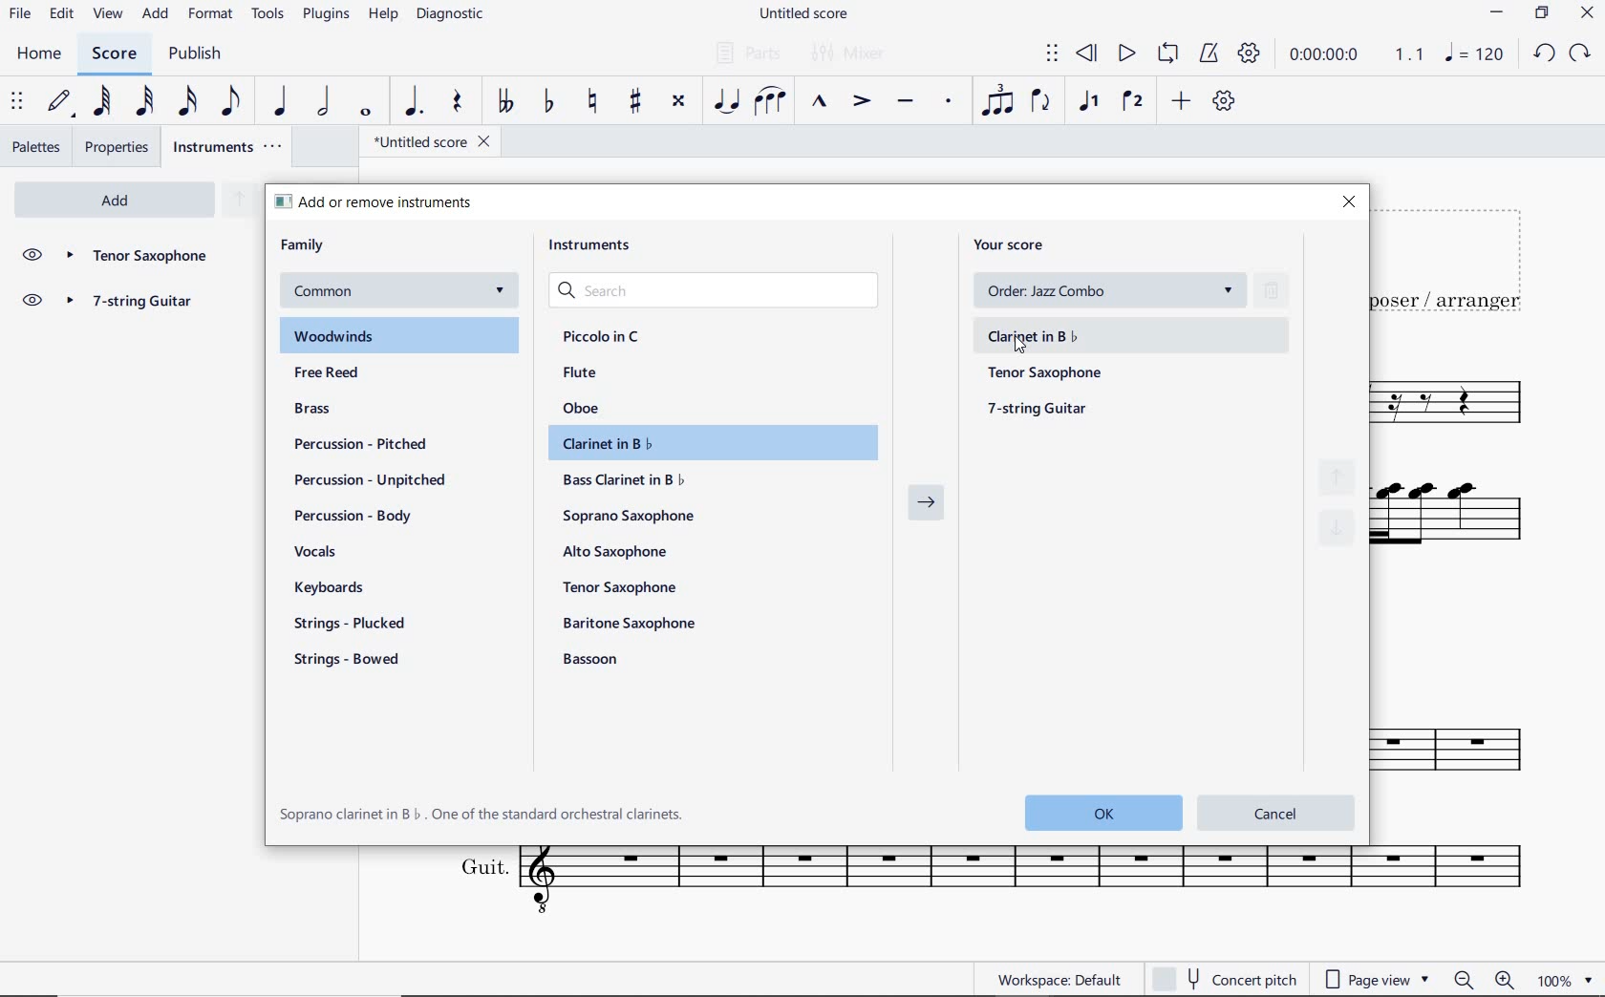 The image size is (1605, 997). I want to click on percussion - body, so click(353, 516).